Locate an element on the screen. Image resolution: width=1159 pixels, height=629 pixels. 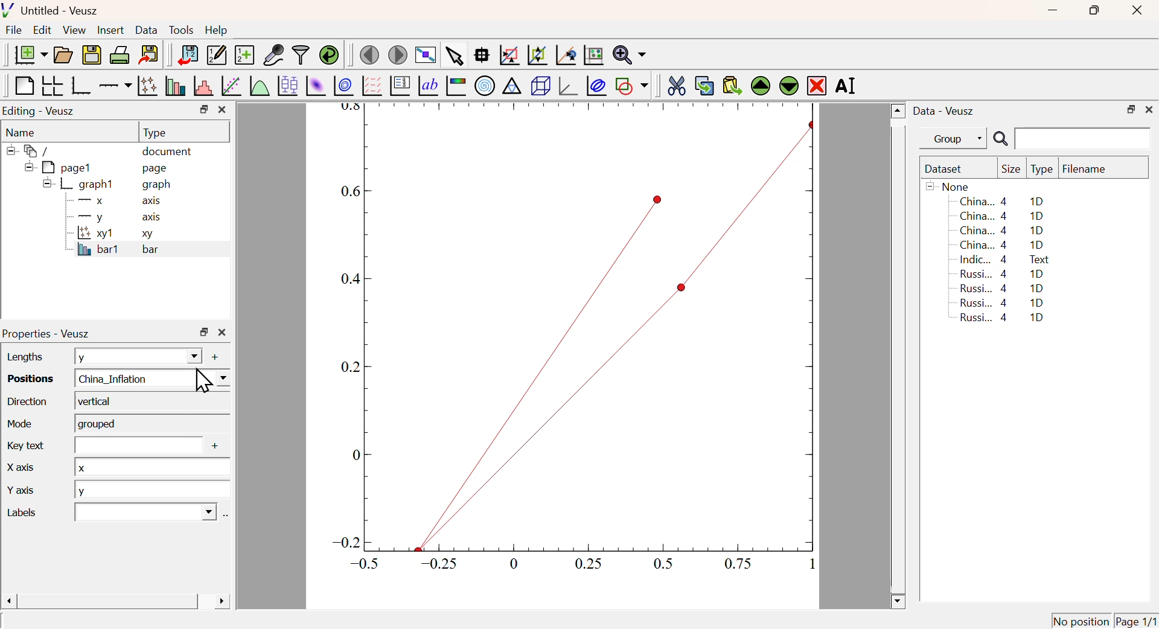
Graph is located at coordinates (570, 342).